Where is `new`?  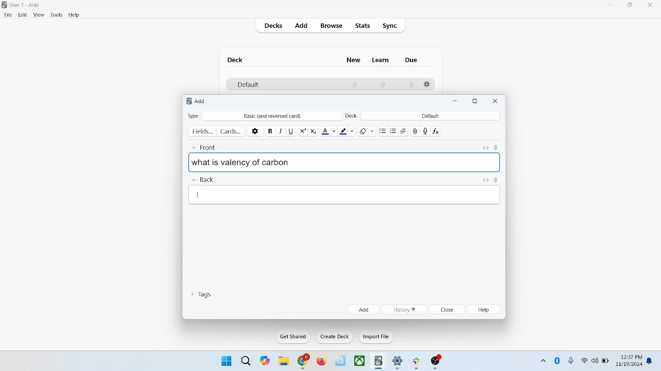 new is located at coordinates (354, 60).